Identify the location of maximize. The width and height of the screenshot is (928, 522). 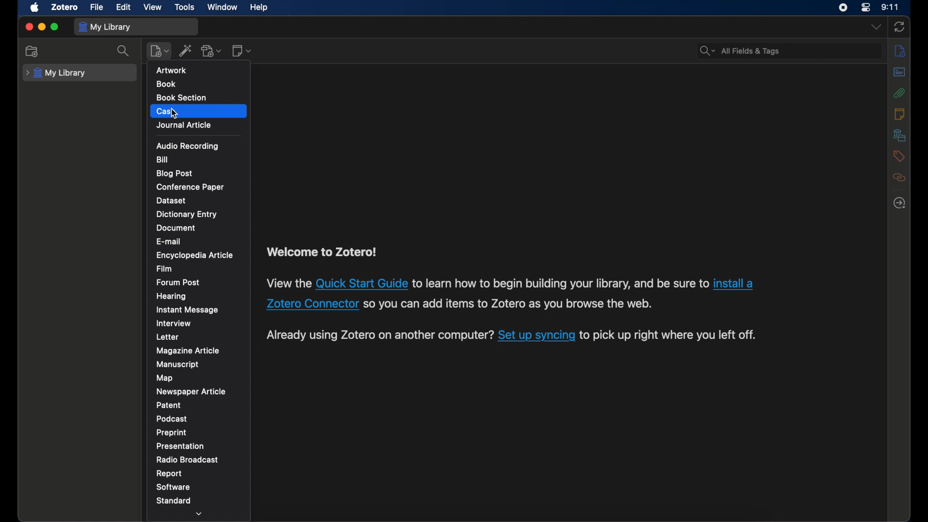
(55, 27).